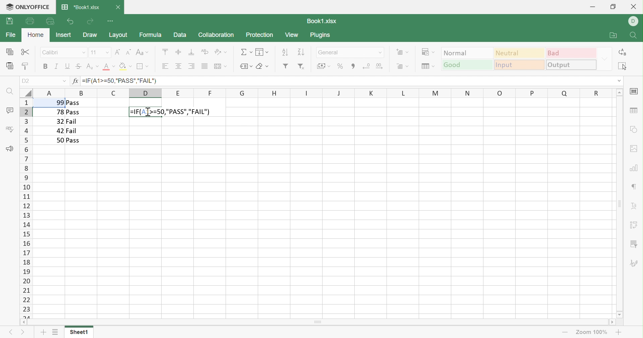 This screenshot has height=338, width=643. Describe the element at coordinates (318, 323) in the screenshot. I see `Scroll bar` at that location.